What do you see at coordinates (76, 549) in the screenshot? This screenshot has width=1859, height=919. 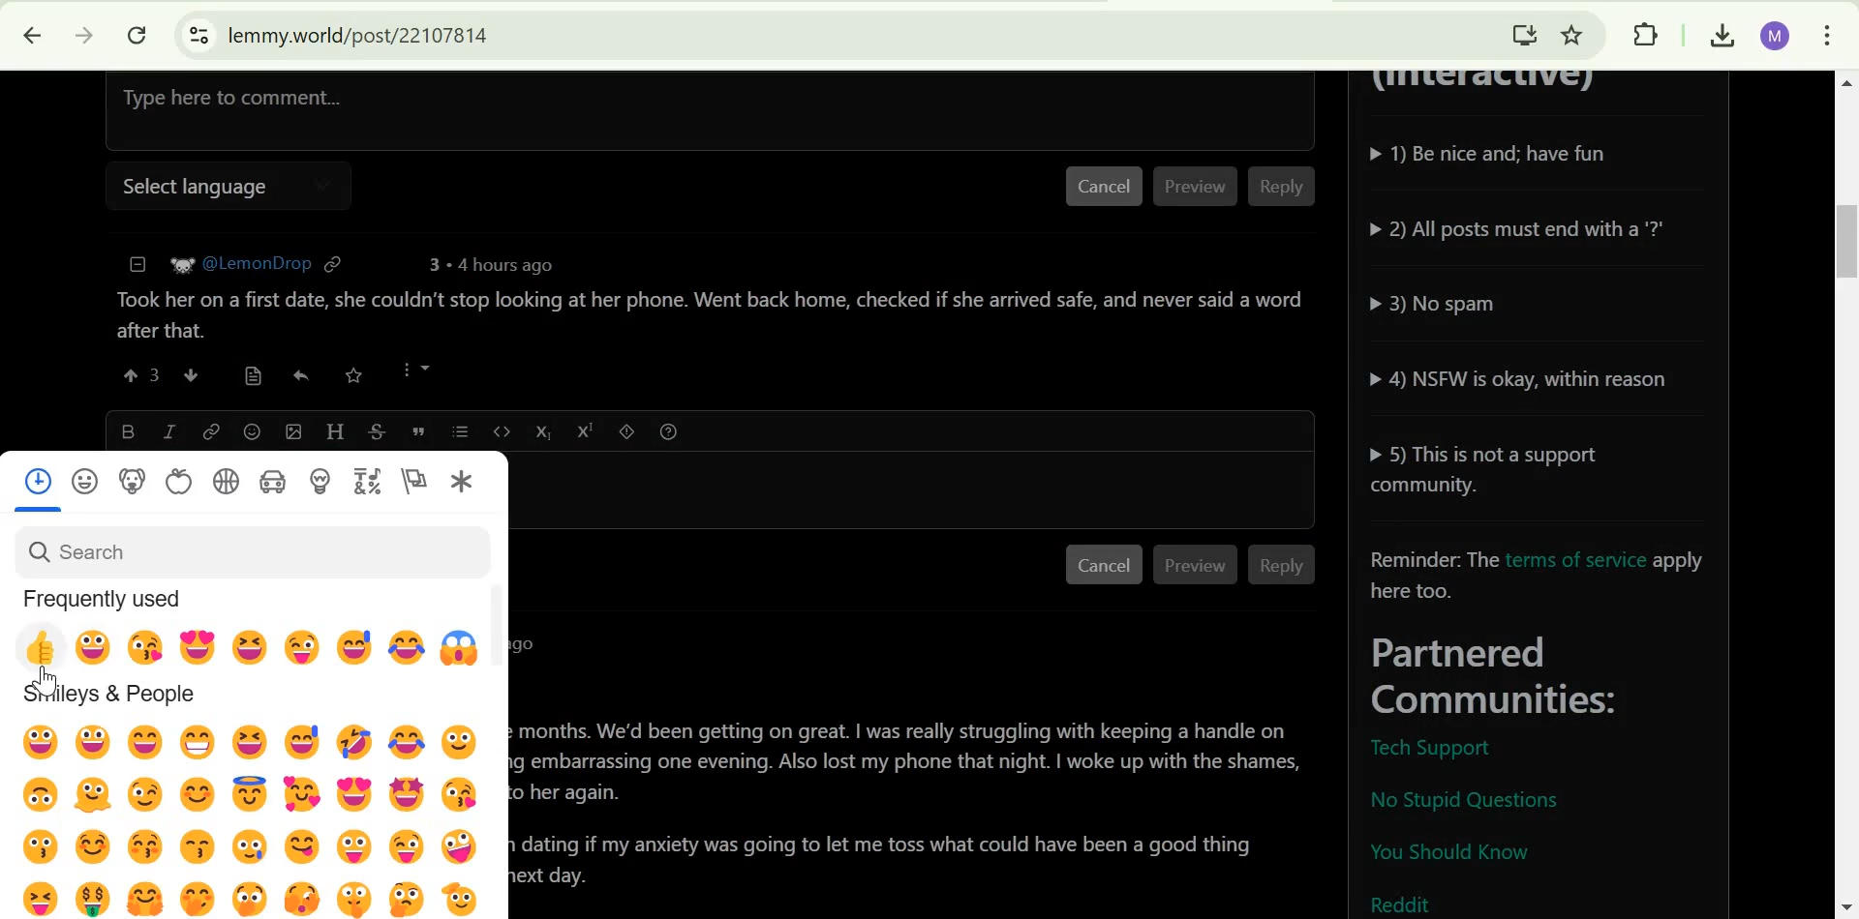 I see `Search` at bounding box center [76, 549].